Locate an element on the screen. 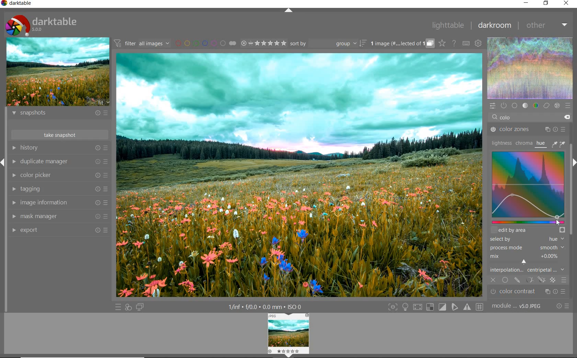 The height and width of the screenshot is (358, 577). Expand / Collapse is located at coordinates (3, 162).